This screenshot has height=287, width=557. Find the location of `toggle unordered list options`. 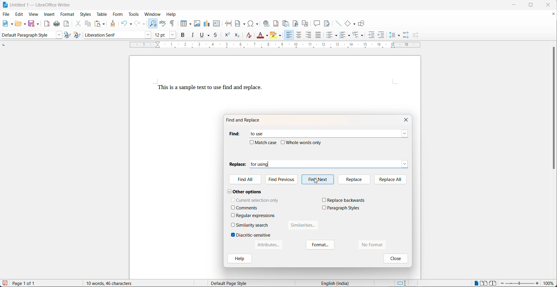

toggle unordered list options is located at coordinates (337, 36).